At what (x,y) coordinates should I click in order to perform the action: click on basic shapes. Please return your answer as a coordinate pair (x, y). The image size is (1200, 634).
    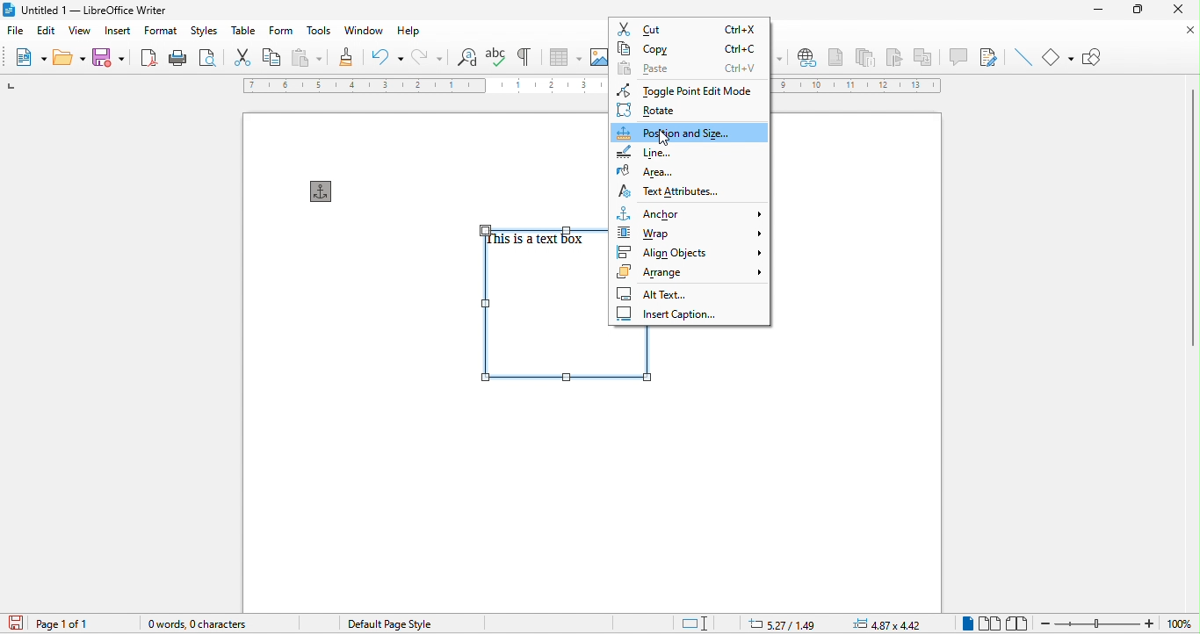
    Looking at the image, I should click on (1059, 56).